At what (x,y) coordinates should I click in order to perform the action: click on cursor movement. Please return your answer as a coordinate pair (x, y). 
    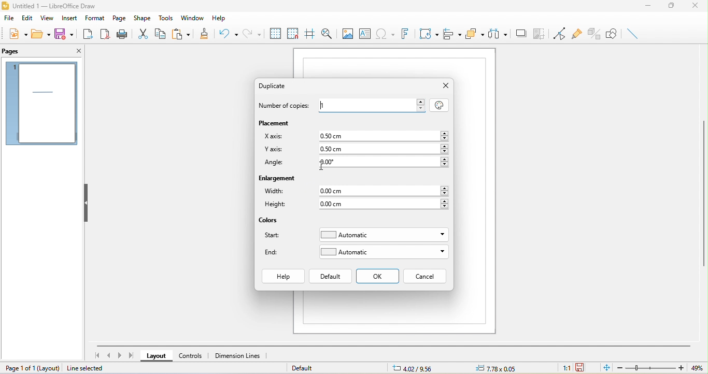
    Looking at the image, I should click on (324, 166).